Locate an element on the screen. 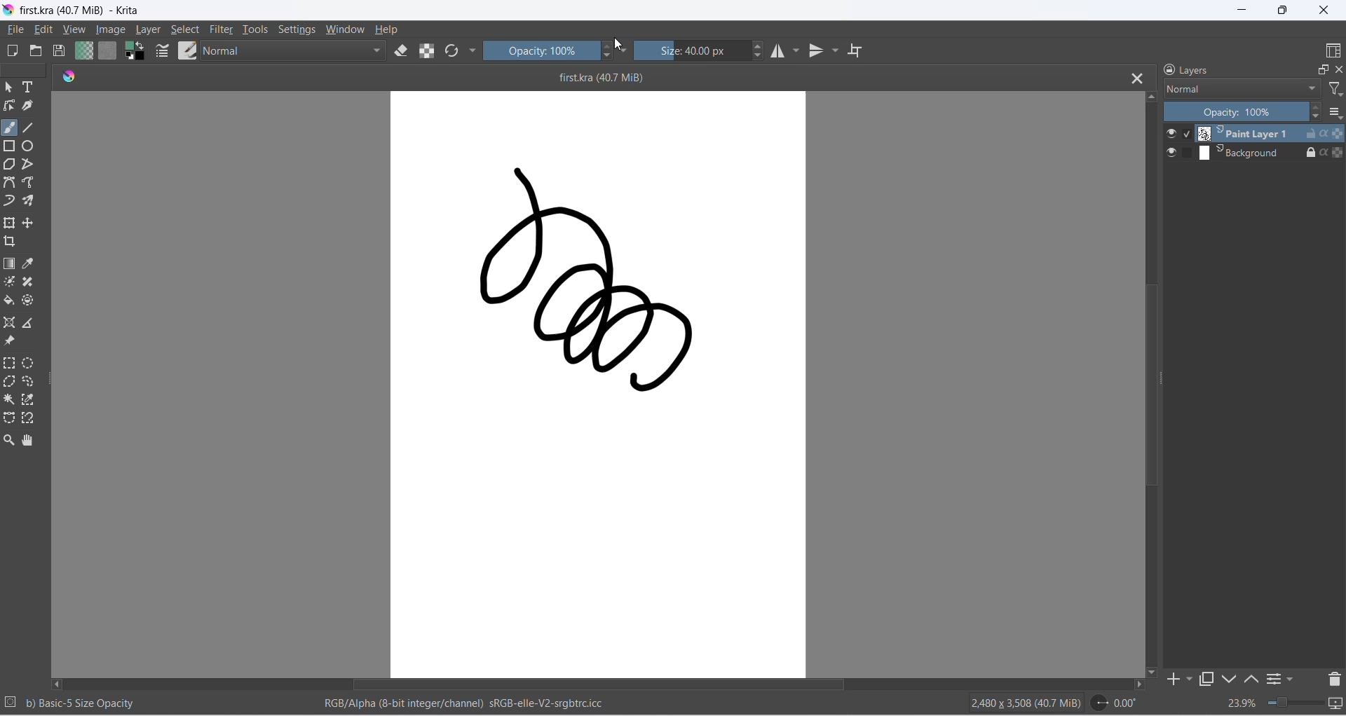  zoom layer window is located at coordinates (1324, 69).